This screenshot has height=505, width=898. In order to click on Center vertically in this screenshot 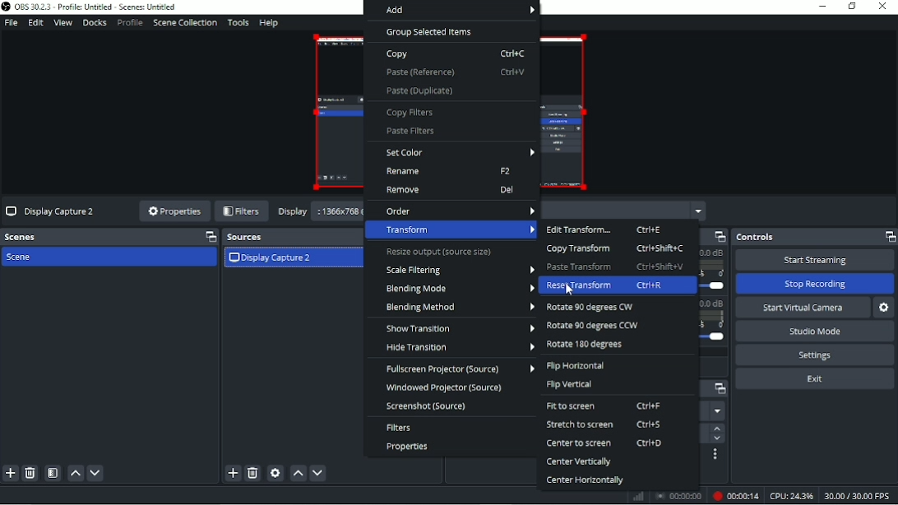, I will do `click(579, 463)`.